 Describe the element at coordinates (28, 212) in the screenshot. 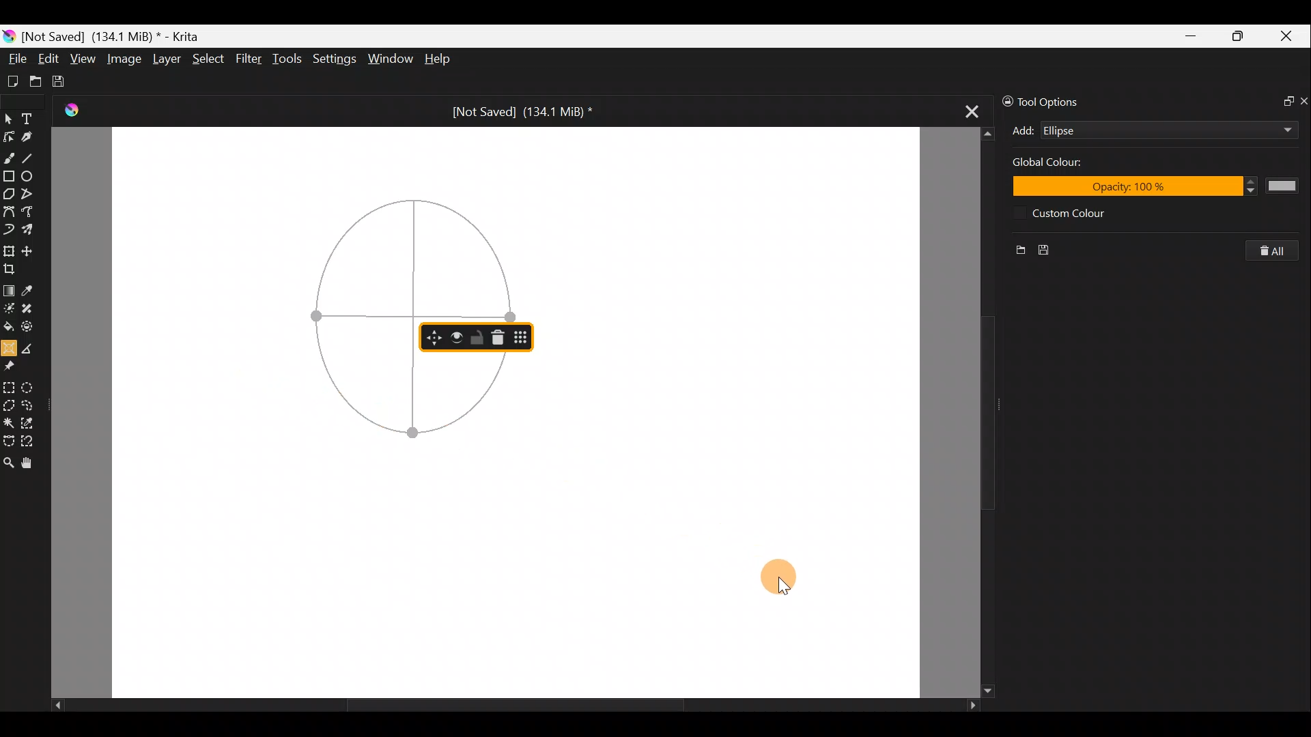

I see `Freehand path tool` at that location.